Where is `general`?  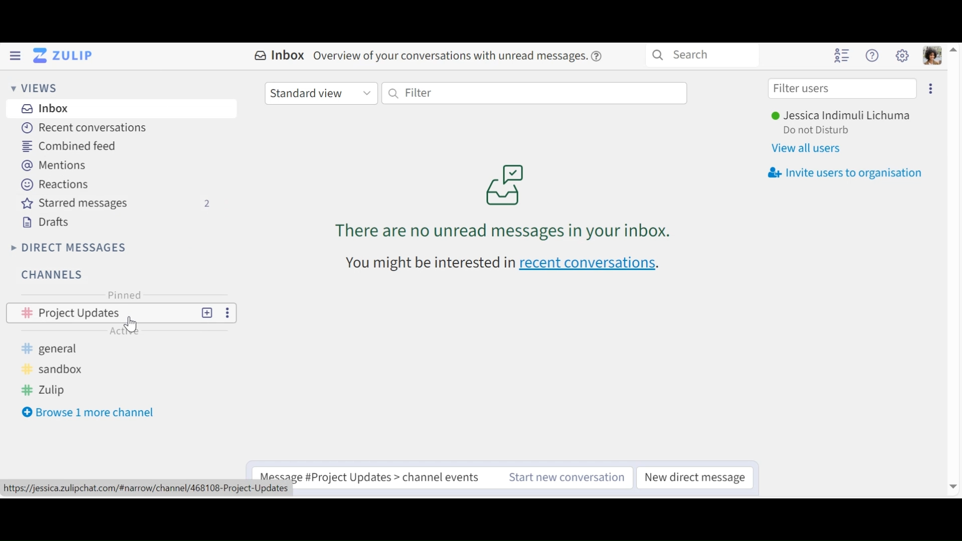
general is located at coordinates (55, 348).